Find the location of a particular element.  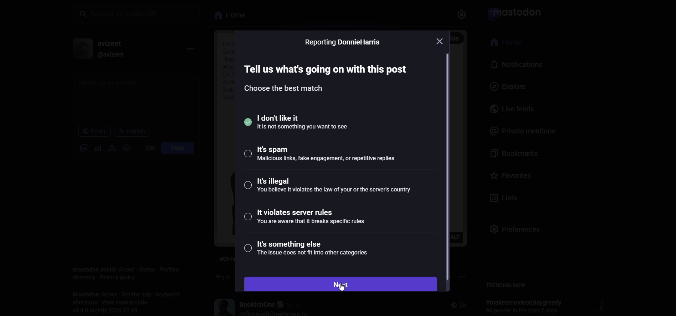

post is located at coordinates (177, 147).